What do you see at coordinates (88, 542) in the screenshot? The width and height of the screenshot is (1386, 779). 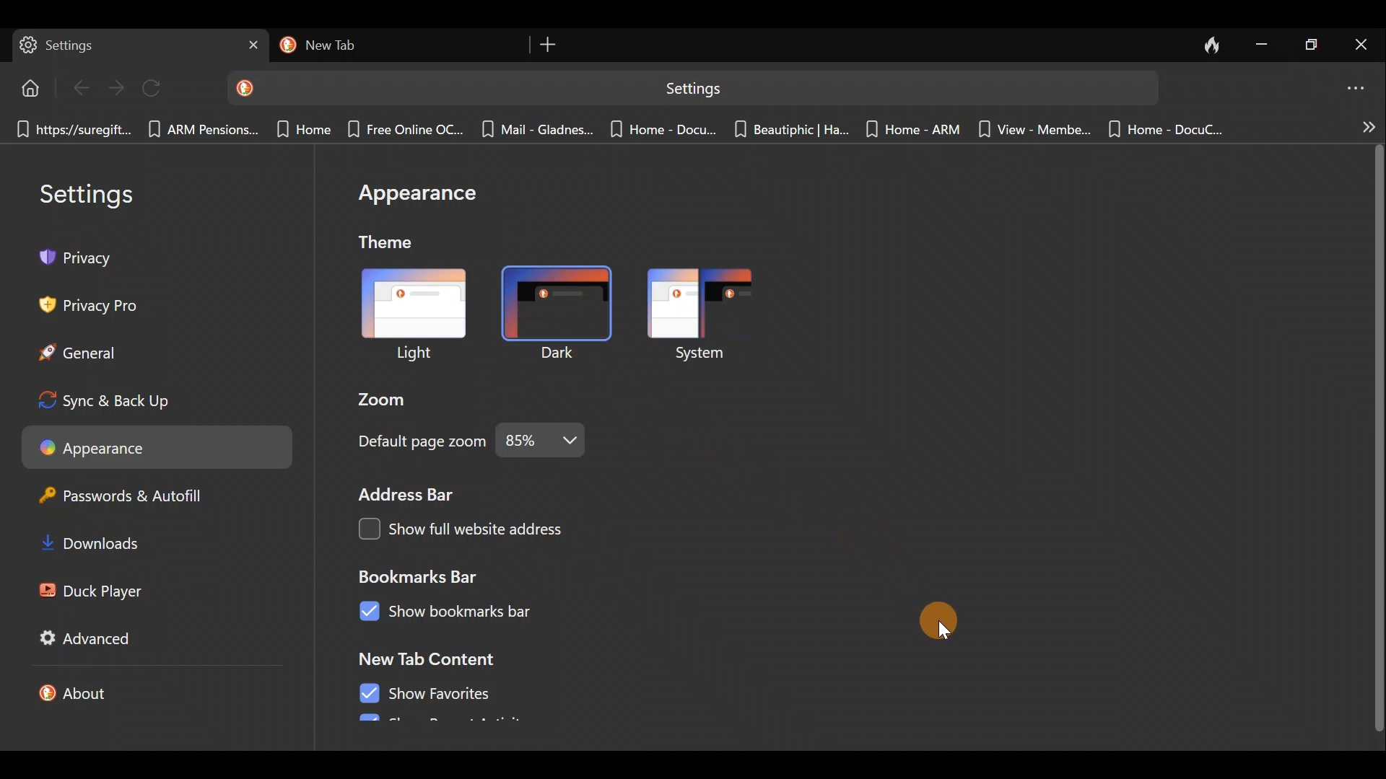 I see `Downloads` at bounding box center [88, 542].